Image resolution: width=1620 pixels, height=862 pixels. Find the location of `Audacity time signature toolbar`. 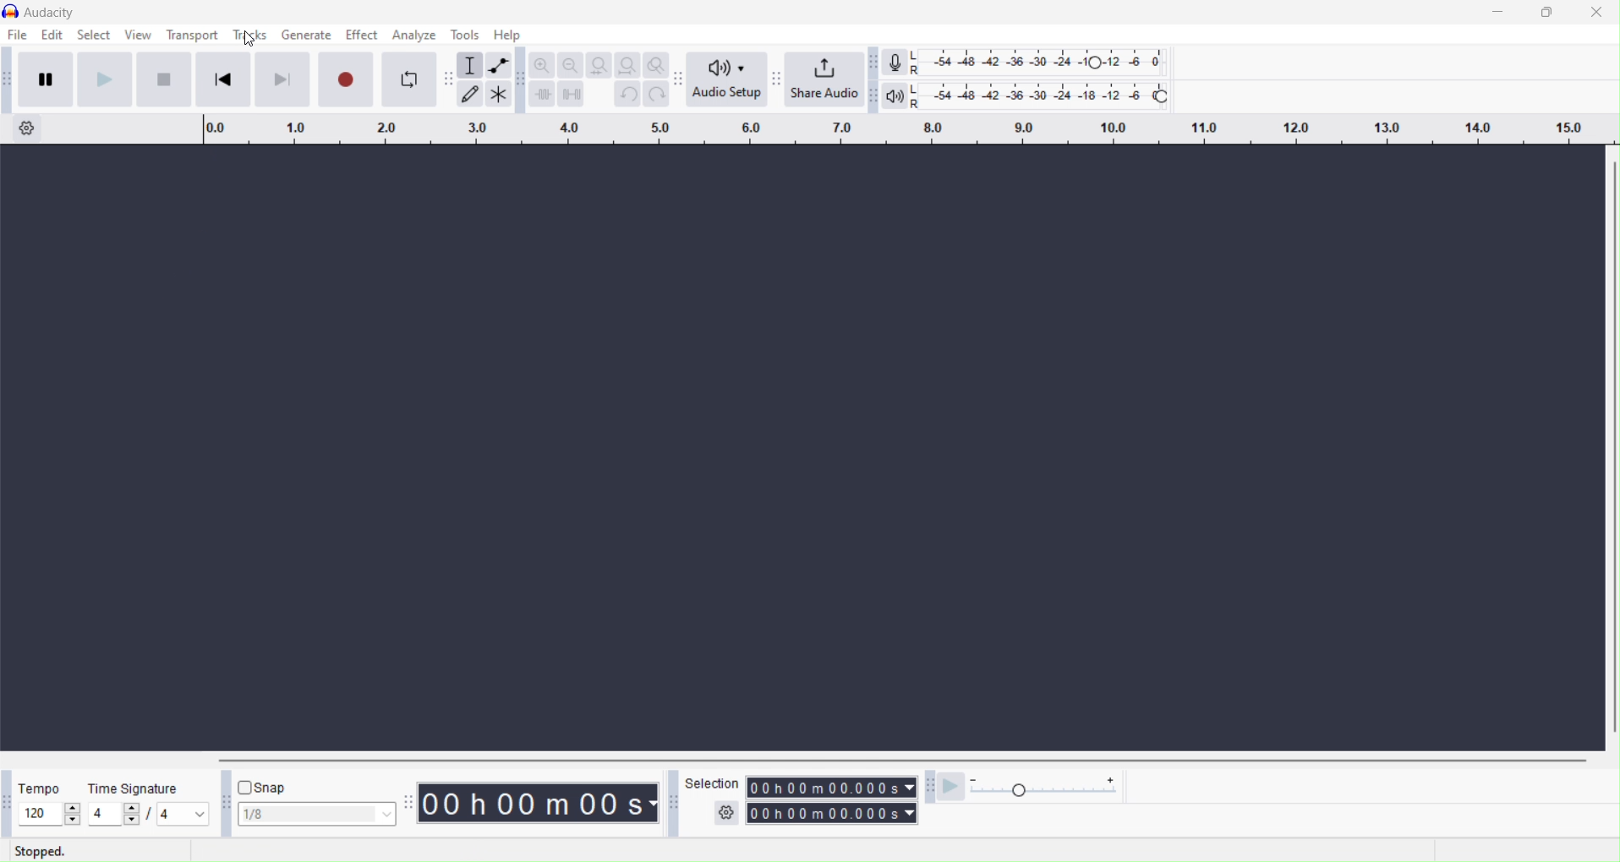

Audacity time signature toolbar is located at coordinates (5, 803).